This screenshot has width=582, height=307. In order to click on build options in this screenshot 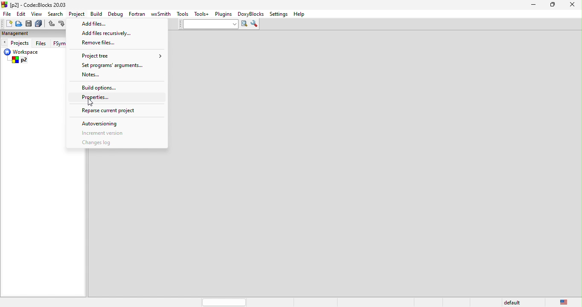, I will do `click(105, 87)`.